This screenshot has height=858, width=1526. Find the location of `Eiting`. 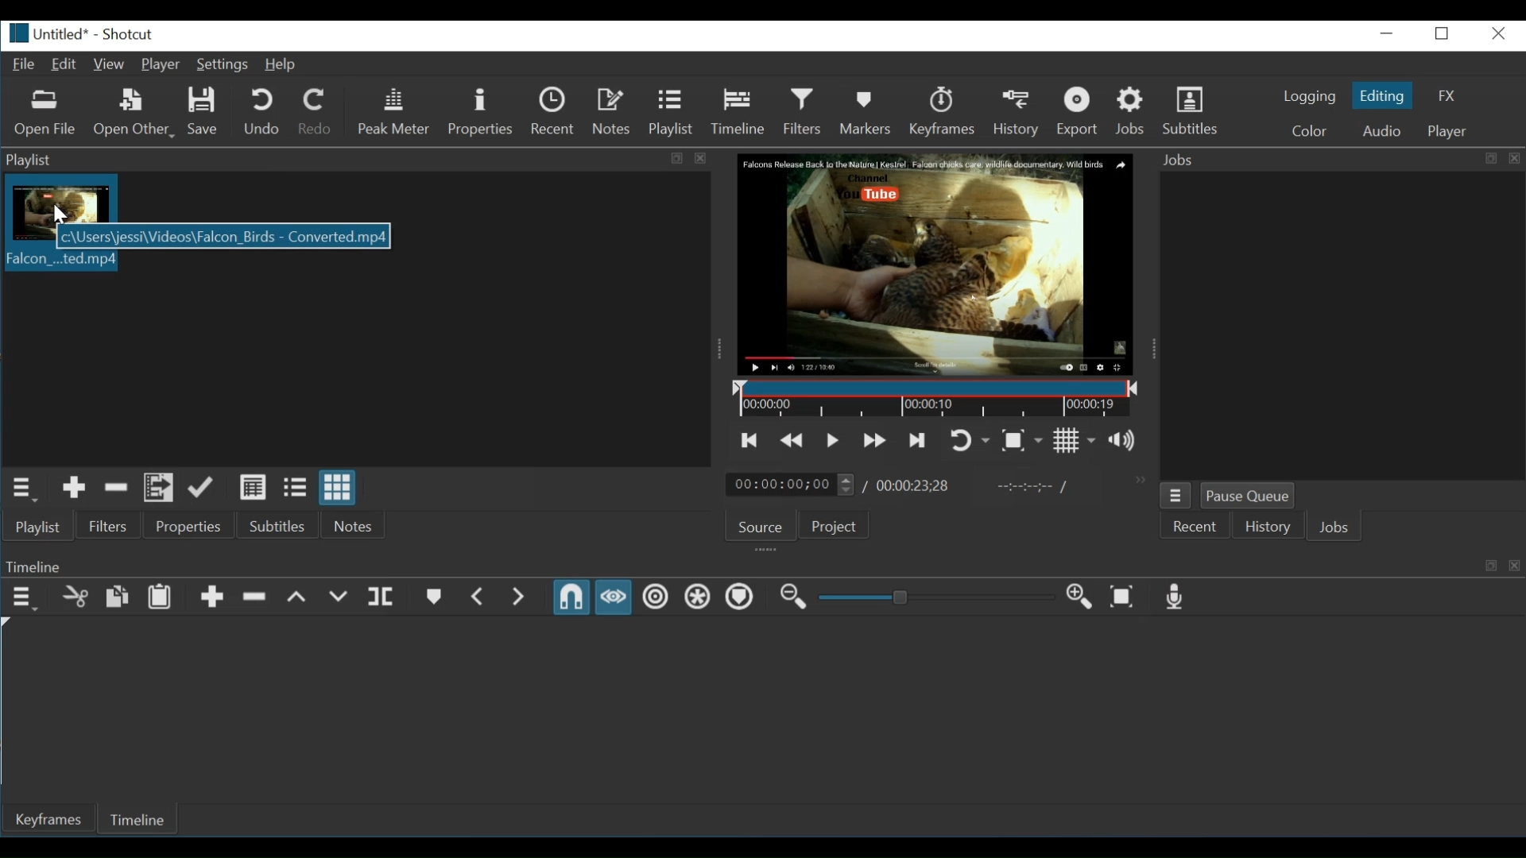

Eiting is located at coordinates (1381, 95).